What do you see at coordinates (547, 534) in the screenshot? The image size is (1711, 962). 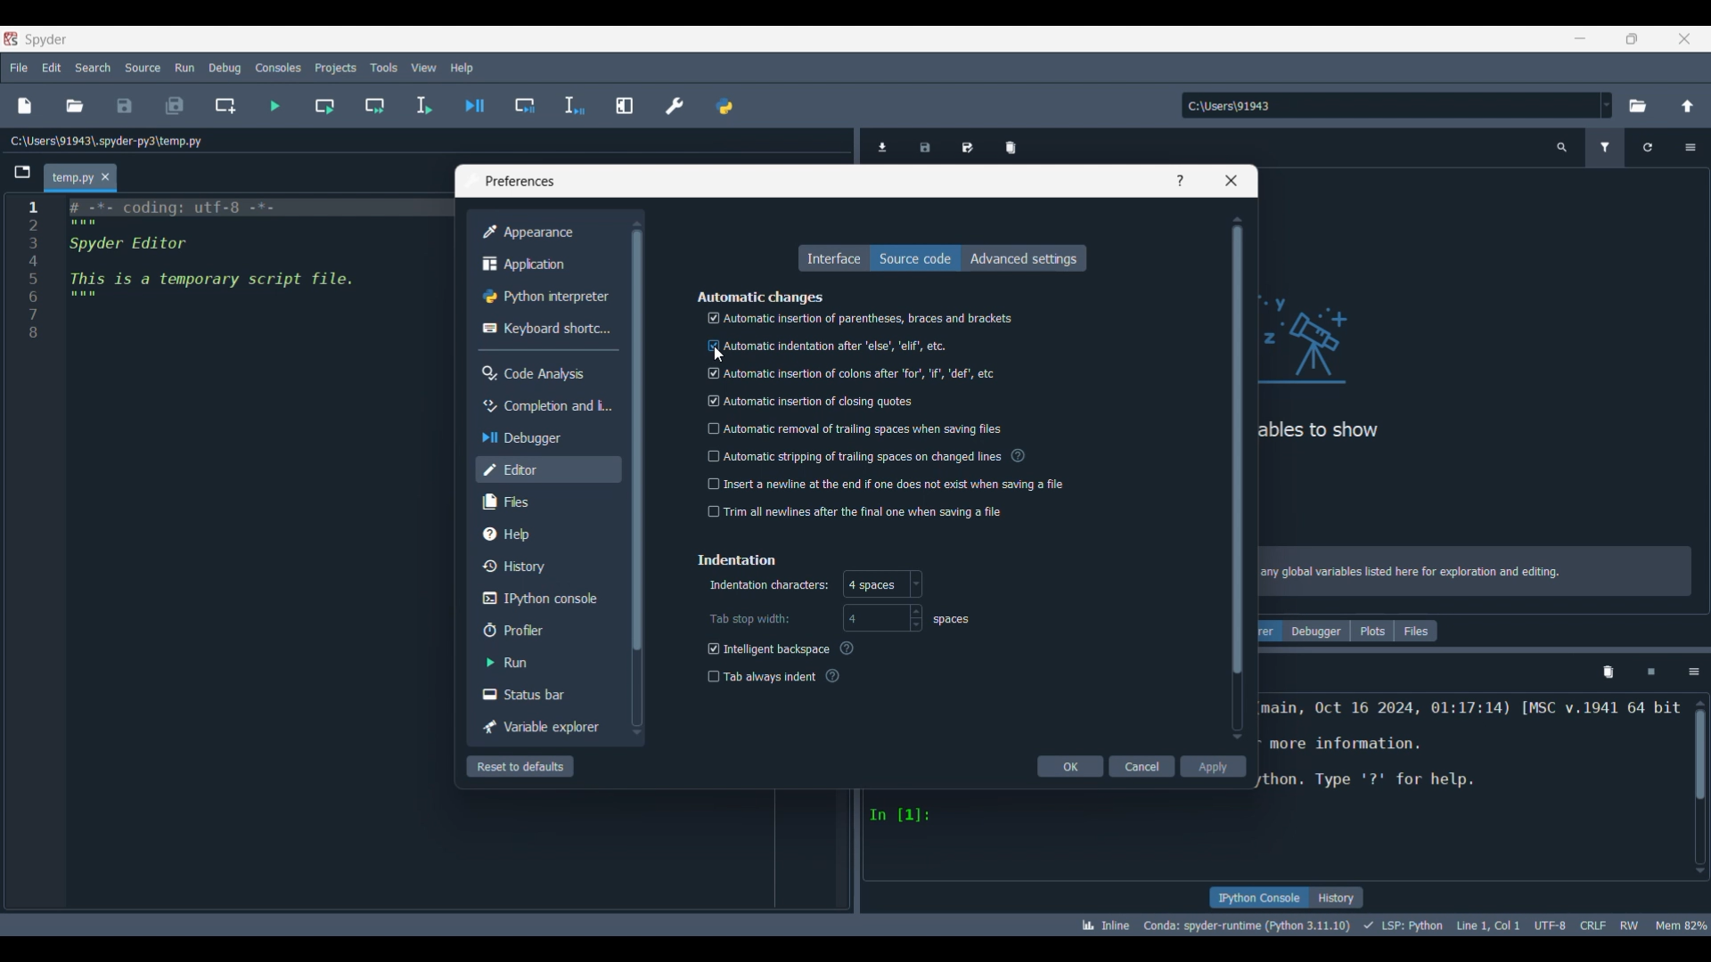 I see `Help` at bounding box center [547, 534].